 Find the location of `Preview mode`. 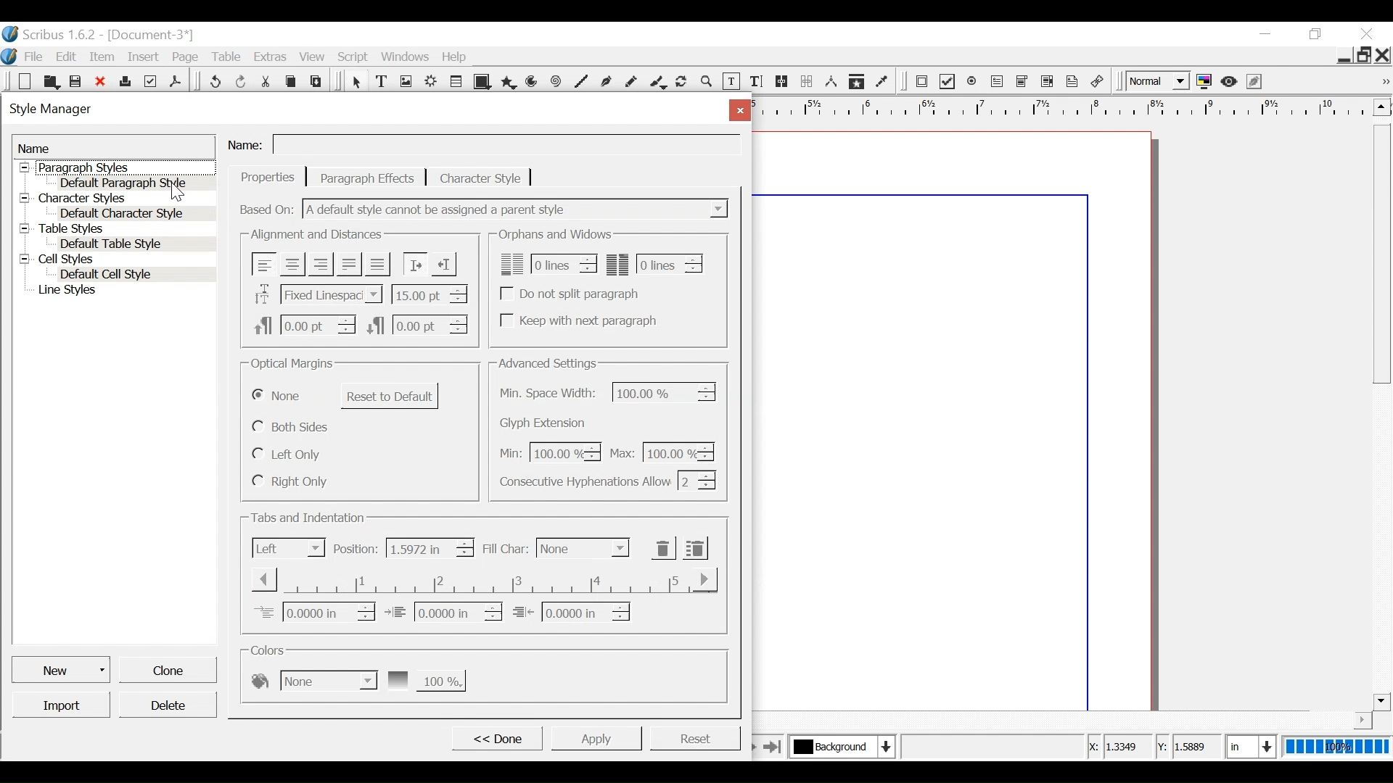

Preview mode is located at coordinates (1230, 81).